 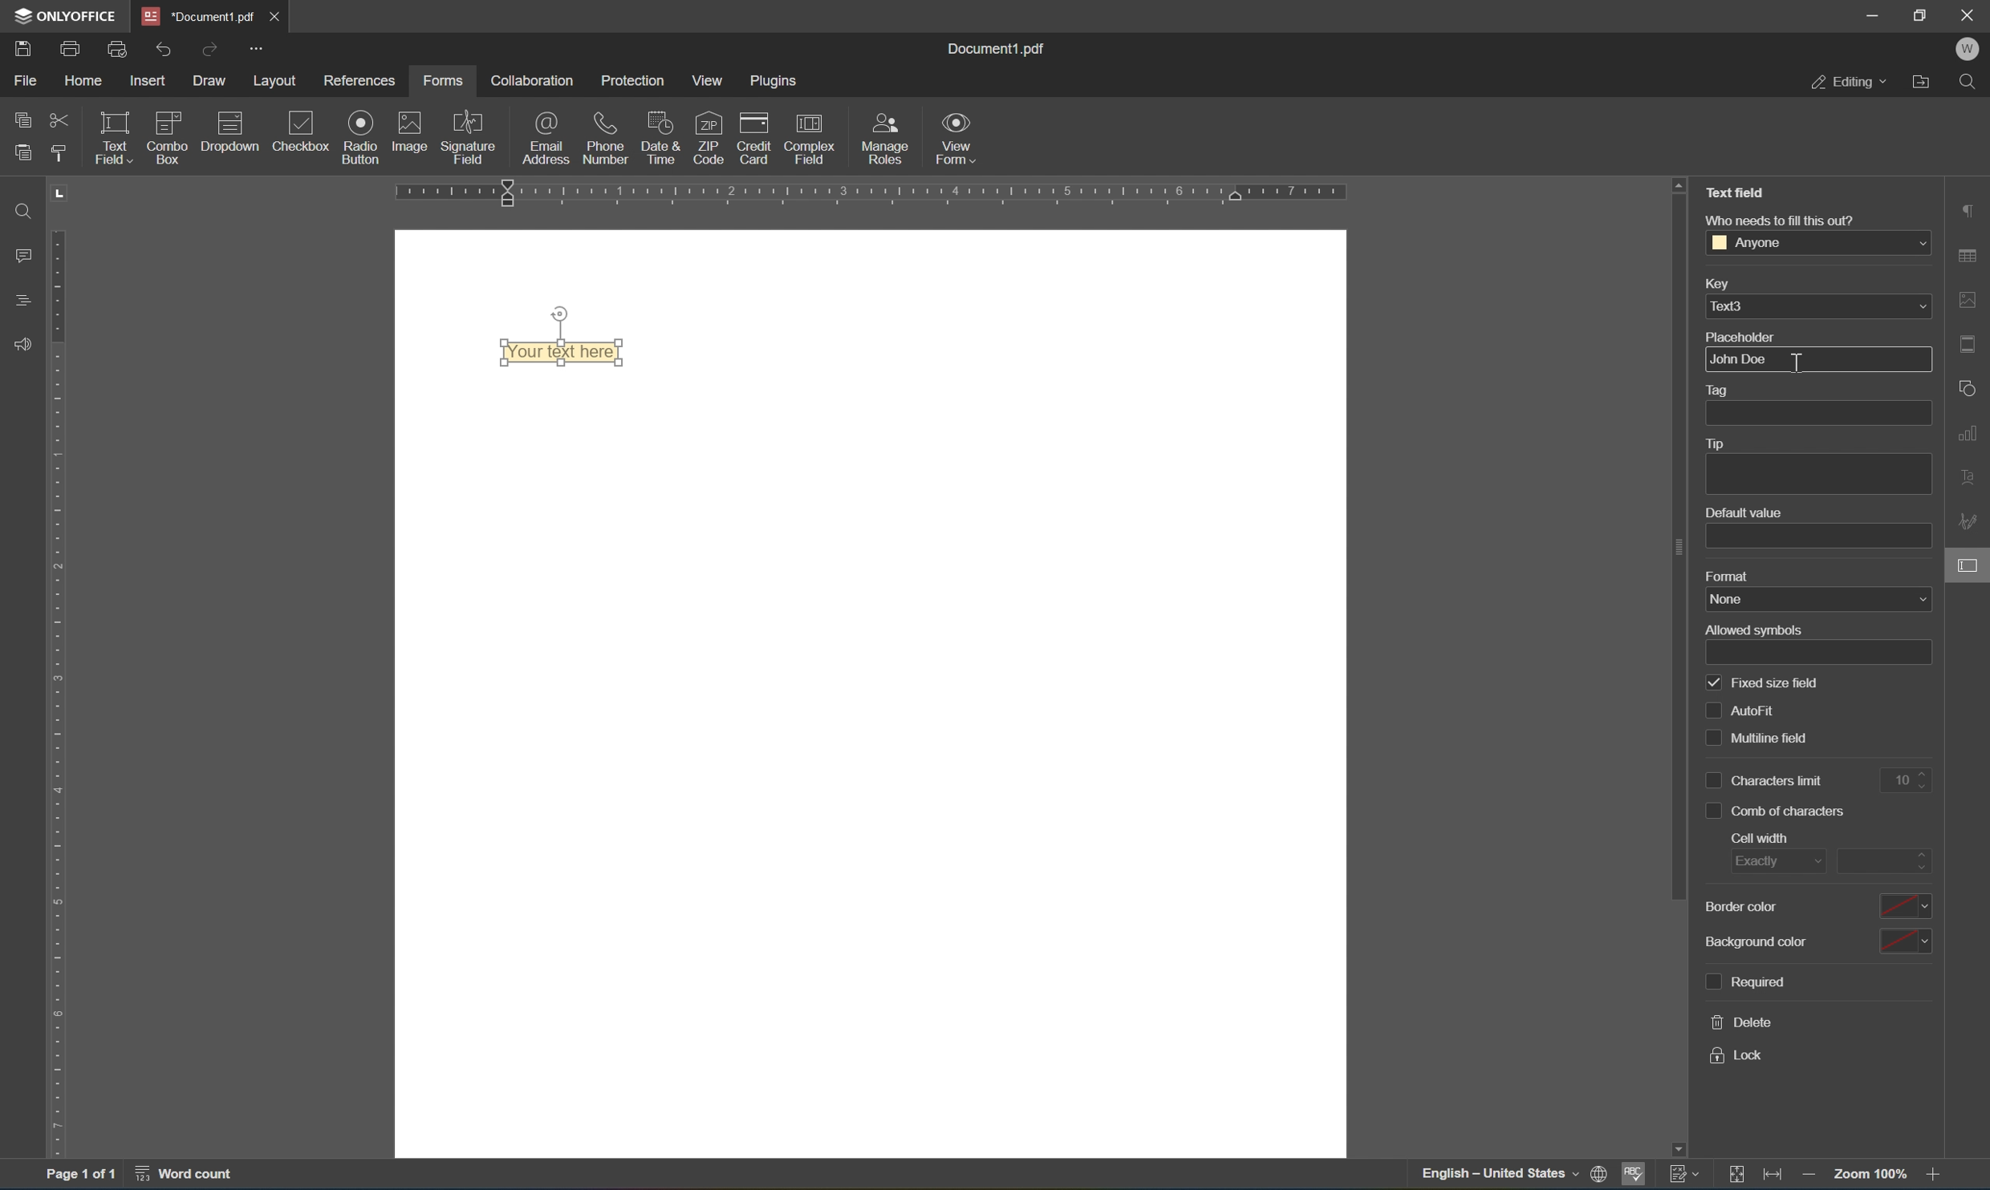 I want to click on signature field, so click(x=474, y=133).